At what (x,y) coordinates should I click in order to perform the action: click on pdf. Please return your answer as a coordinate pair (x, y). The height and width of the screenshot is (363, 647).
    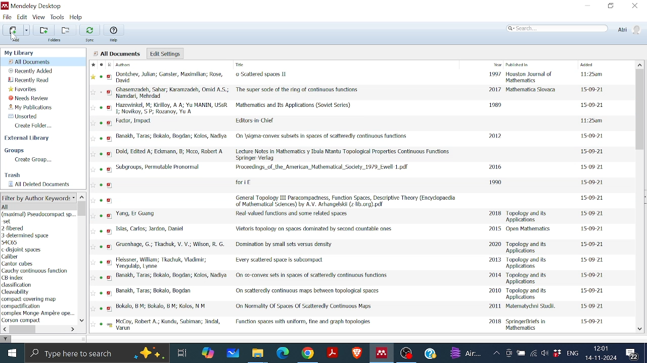
    Looking at the image, I should click on (111, 77).